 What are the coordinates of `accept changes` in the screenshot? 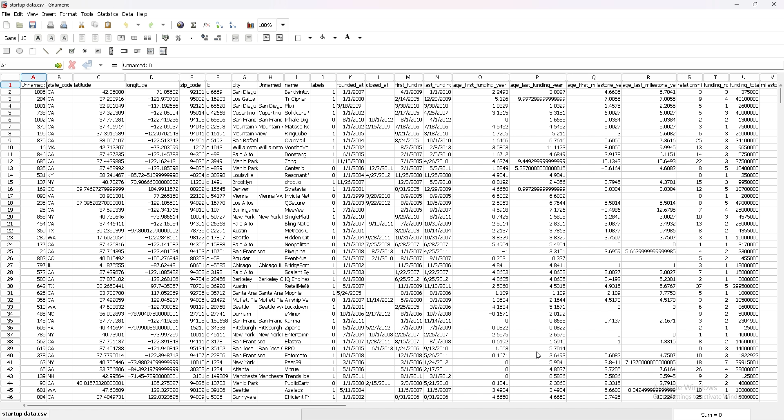 It's located at (87, 64).